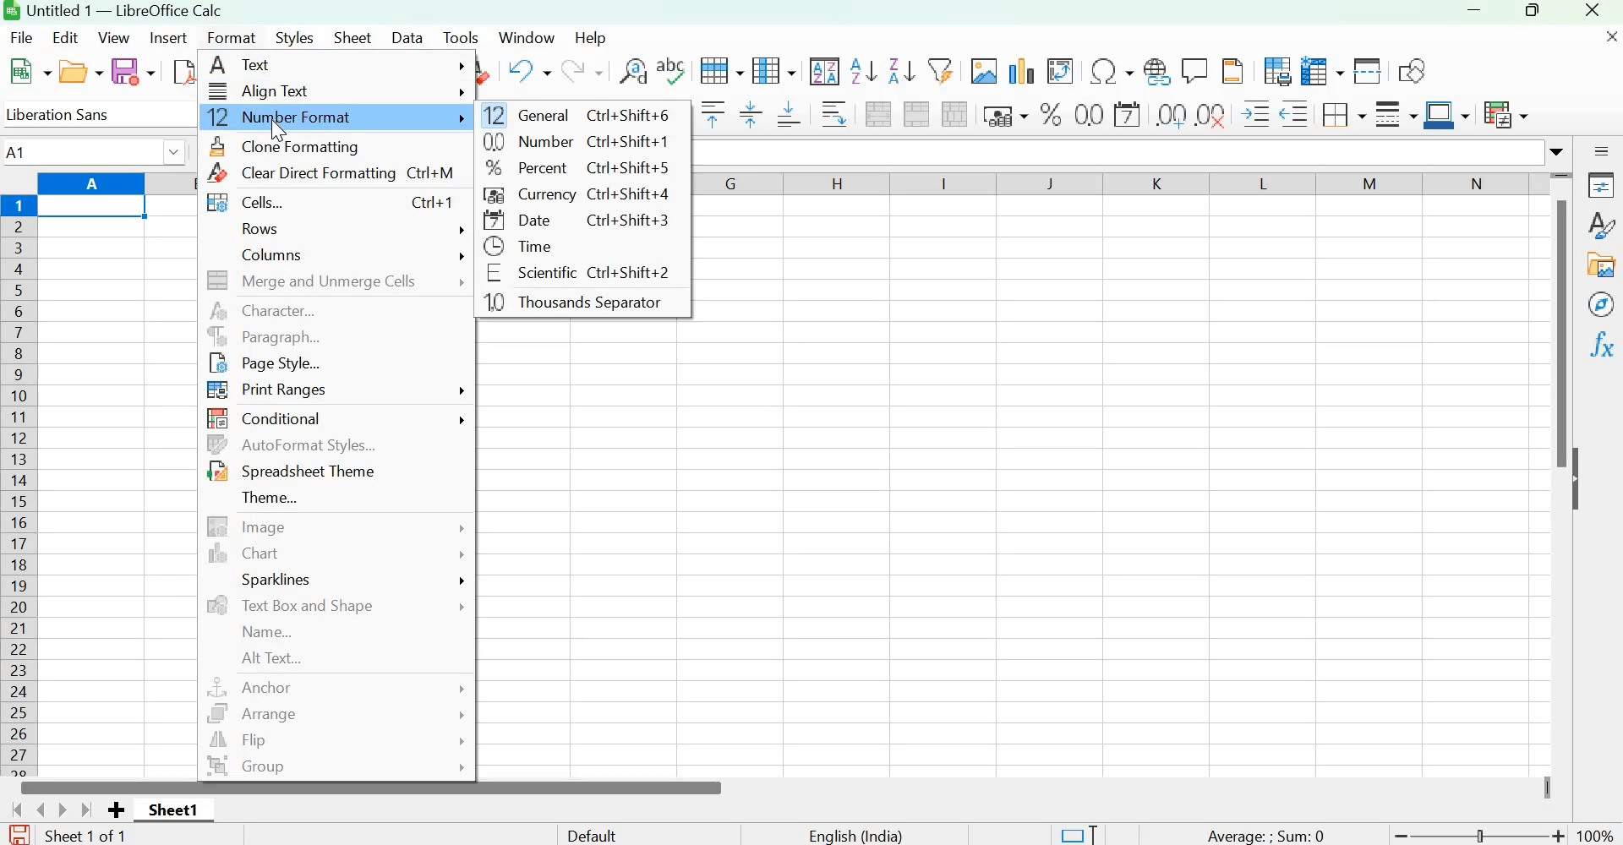  Describe the element at coordinates (97, 836) in the screenshot. I see `Sheet 1 of 1` at that location.